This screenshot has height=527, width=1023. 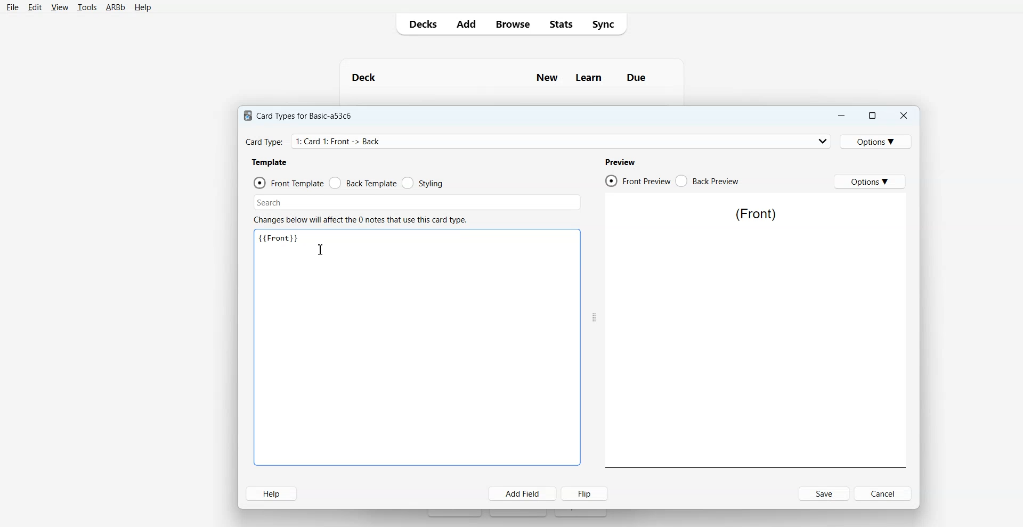 What do you see at coordinates (903, 116) in the screenshot?
I see `Close` at bounding box center [903, 116].